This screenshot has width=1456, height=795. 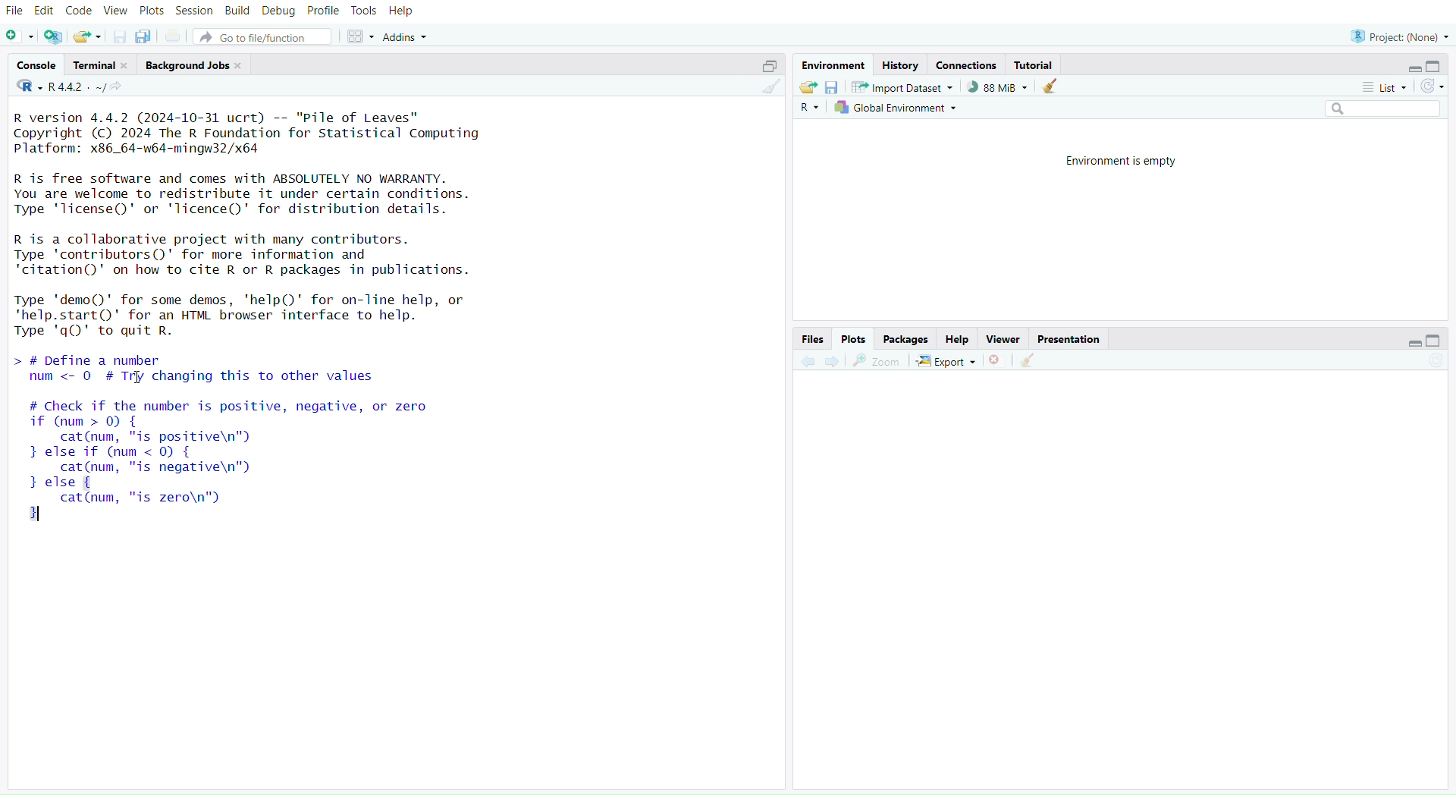 I want to click on cursor, so click(x=137, y=379).